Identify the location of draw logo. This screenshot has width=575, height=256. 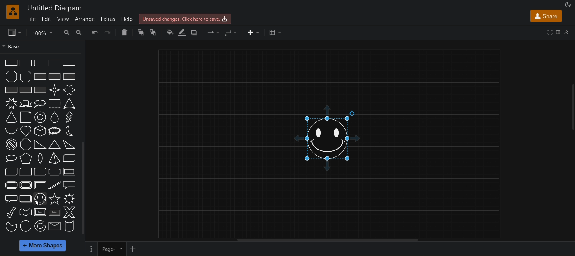
(12, 11).